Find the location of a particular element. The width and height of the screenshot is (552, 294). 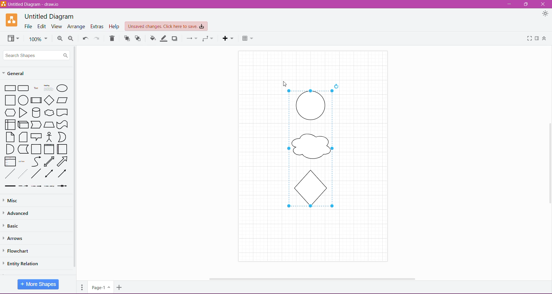

Extras is located at coordinates (97, 26).